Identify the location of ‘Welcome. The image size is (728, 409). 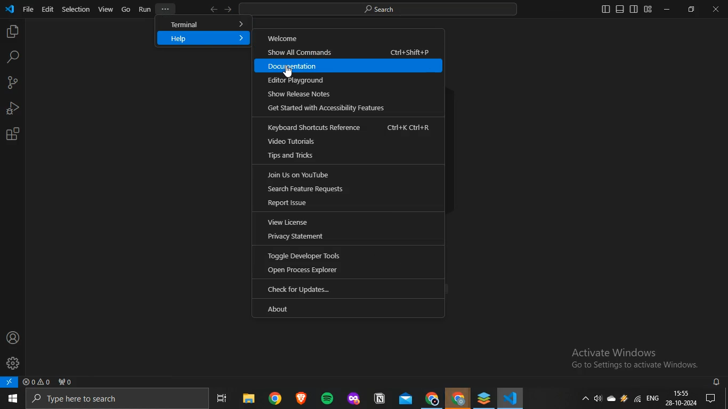
(350, 37).